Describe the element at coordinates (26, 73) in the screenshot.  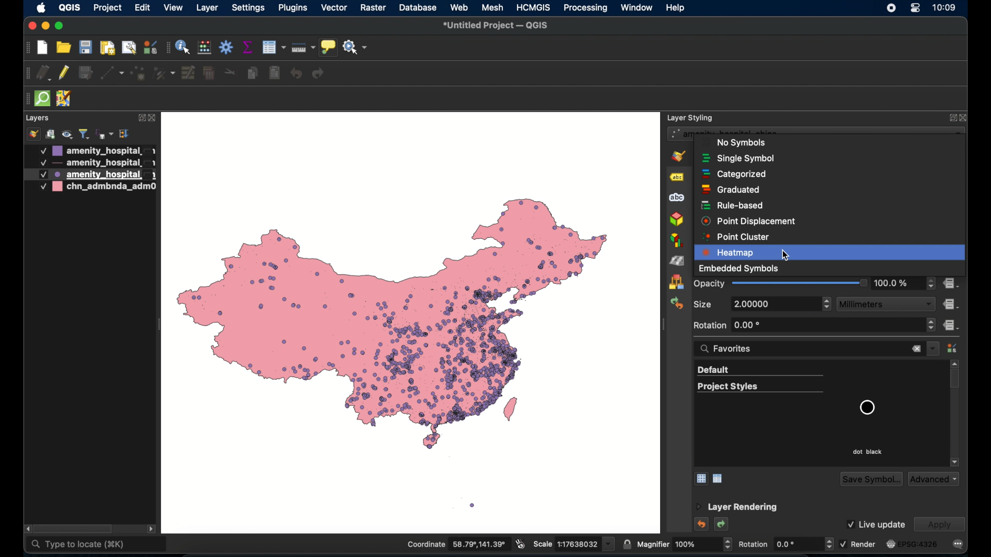
I see `digitizing with segment` at that location.